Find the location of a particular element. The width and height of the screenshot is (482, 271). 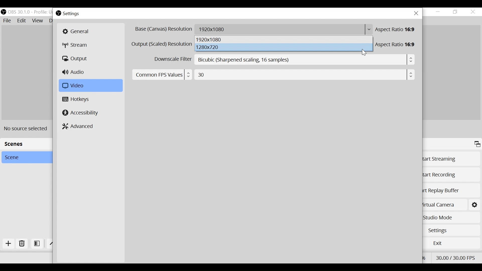

File is located at coordinates (8, 21).